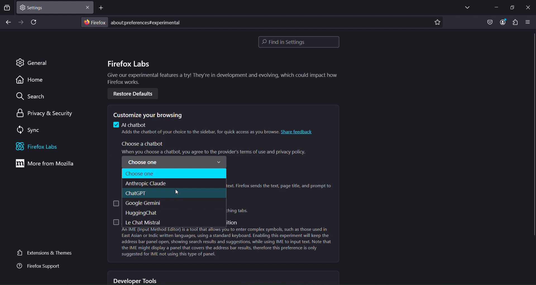  Describe the element at coordinates (34, 63) in the screenshot. I see `general` at that location.